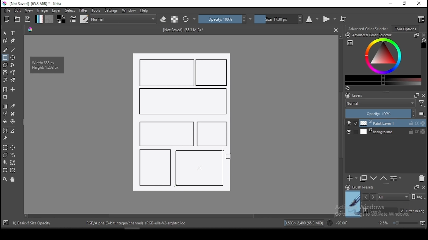  What do you see at coordinates (381, 211) in the screenshot?
I see `search` at bounding box center [381, 211].